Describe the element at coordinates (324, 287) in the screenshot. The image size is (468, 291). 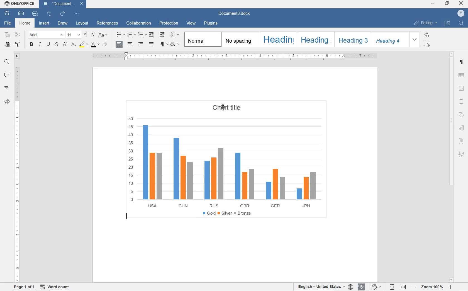
I see `SET TEXT OR DOCUMENT LANGUAGE` at that location.